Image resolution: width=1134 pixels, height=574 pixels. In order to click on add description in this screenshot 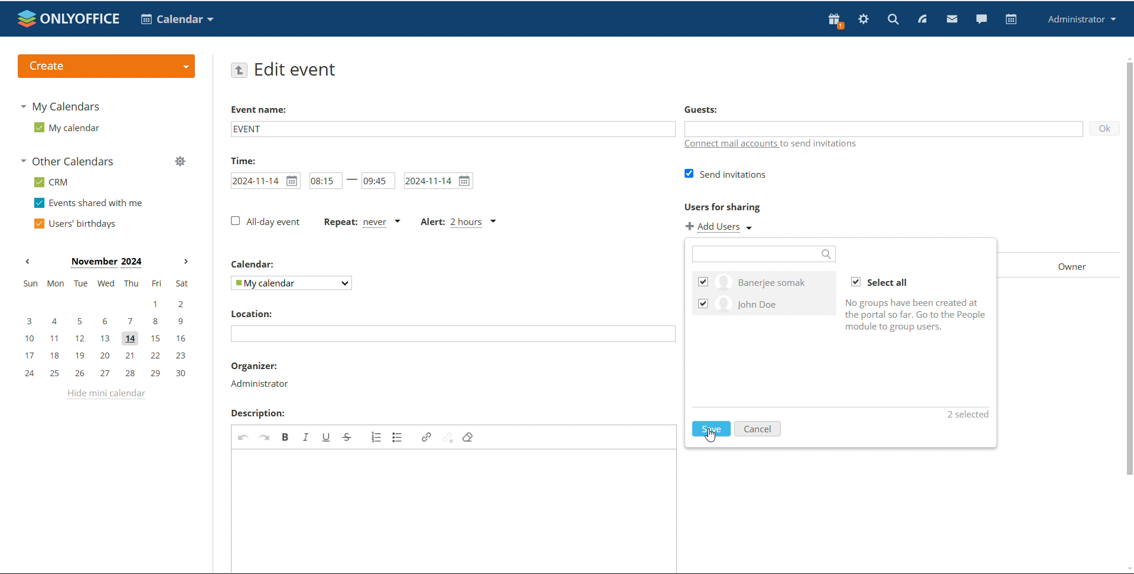, I will do `click(455, 510)`.